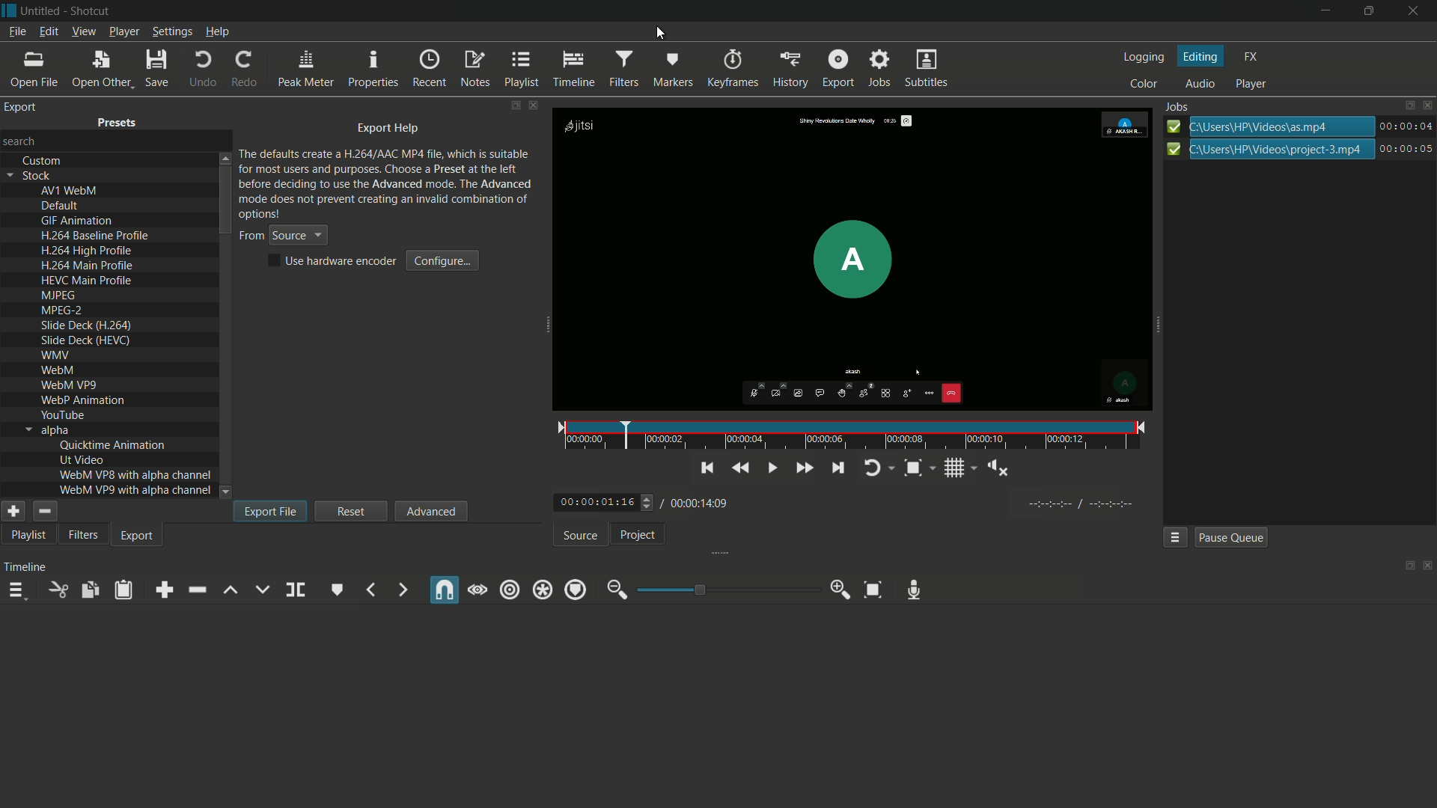 Image resolution: width=1437 pixels, height=808 pixels. I want to click on next marker, so click(401, 590).